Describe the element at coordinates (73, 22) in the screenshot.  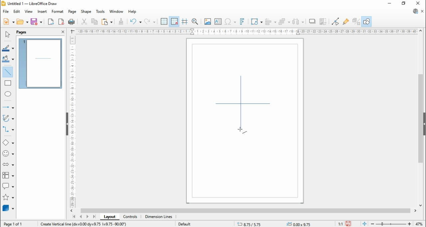
I see `print` at that location.